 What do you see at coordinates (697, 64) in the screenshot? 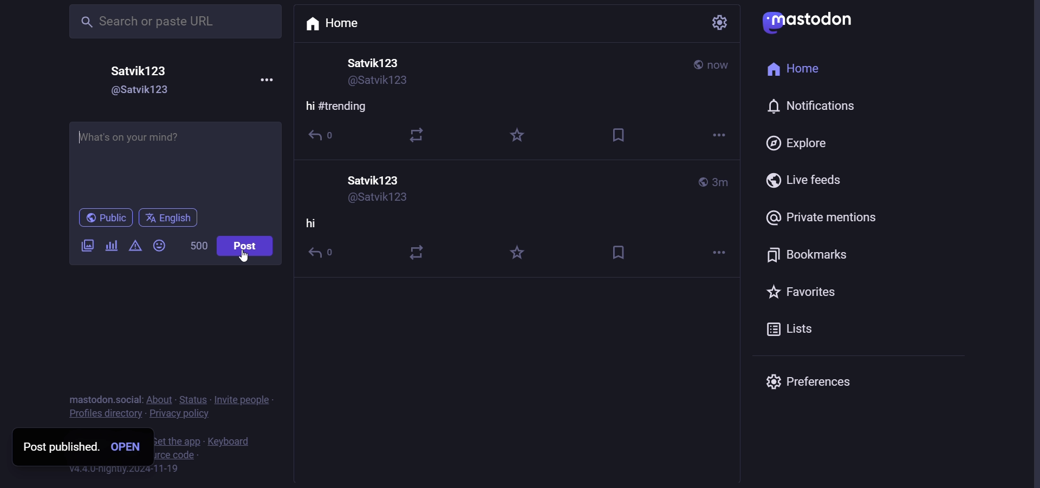
I see `public` at bounding box center [697, 64].